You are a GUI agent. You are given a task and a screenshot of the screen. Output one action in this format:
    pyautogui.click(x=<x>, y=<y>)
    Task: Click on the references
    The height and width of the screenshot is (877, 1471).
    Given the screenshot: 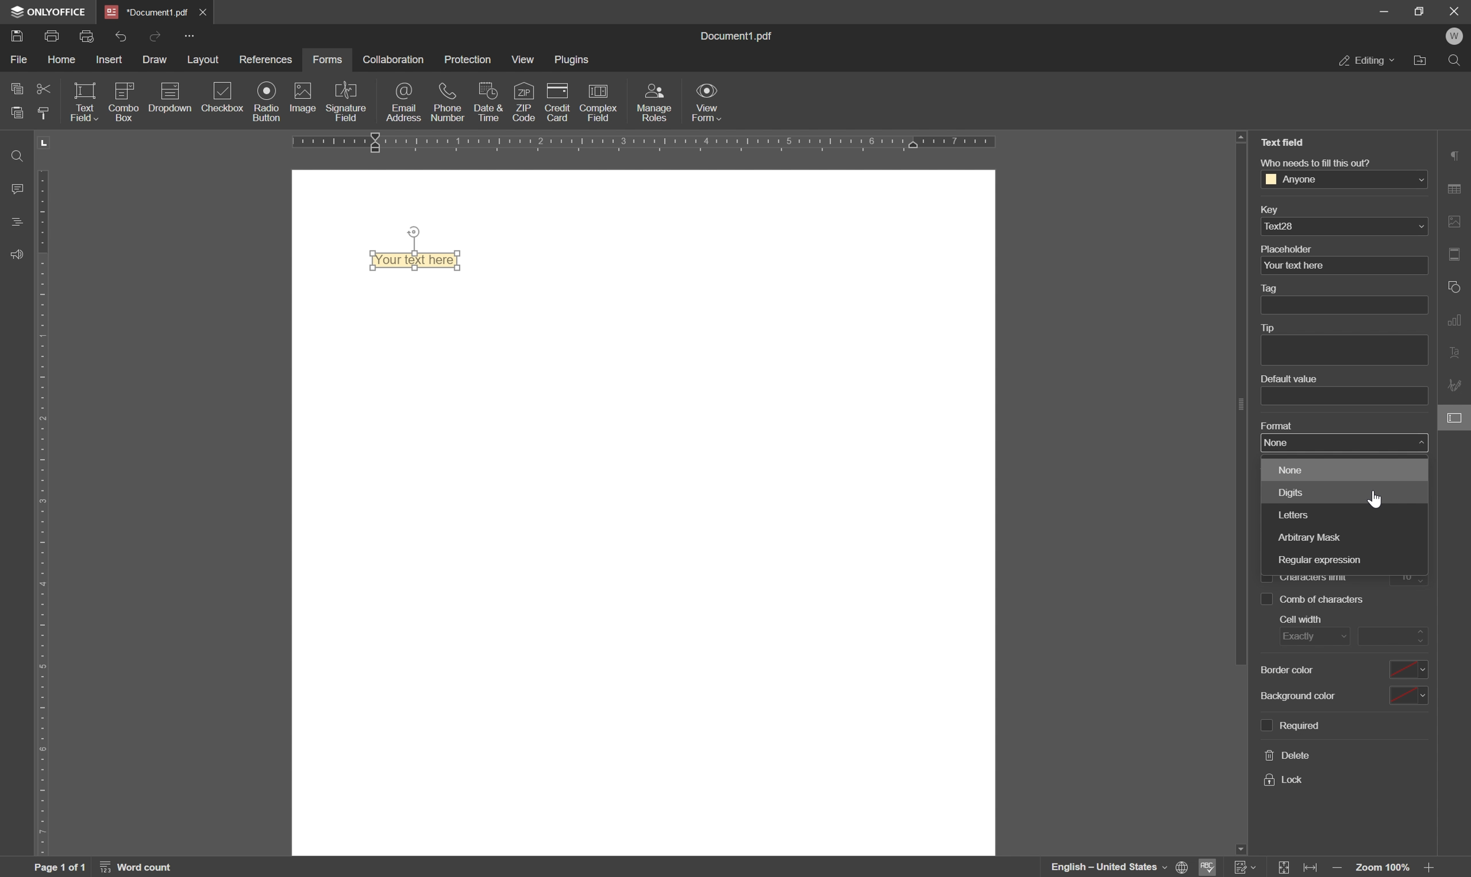 What is the action you would take?
    pyautogui.click(x=266, y=59)
    